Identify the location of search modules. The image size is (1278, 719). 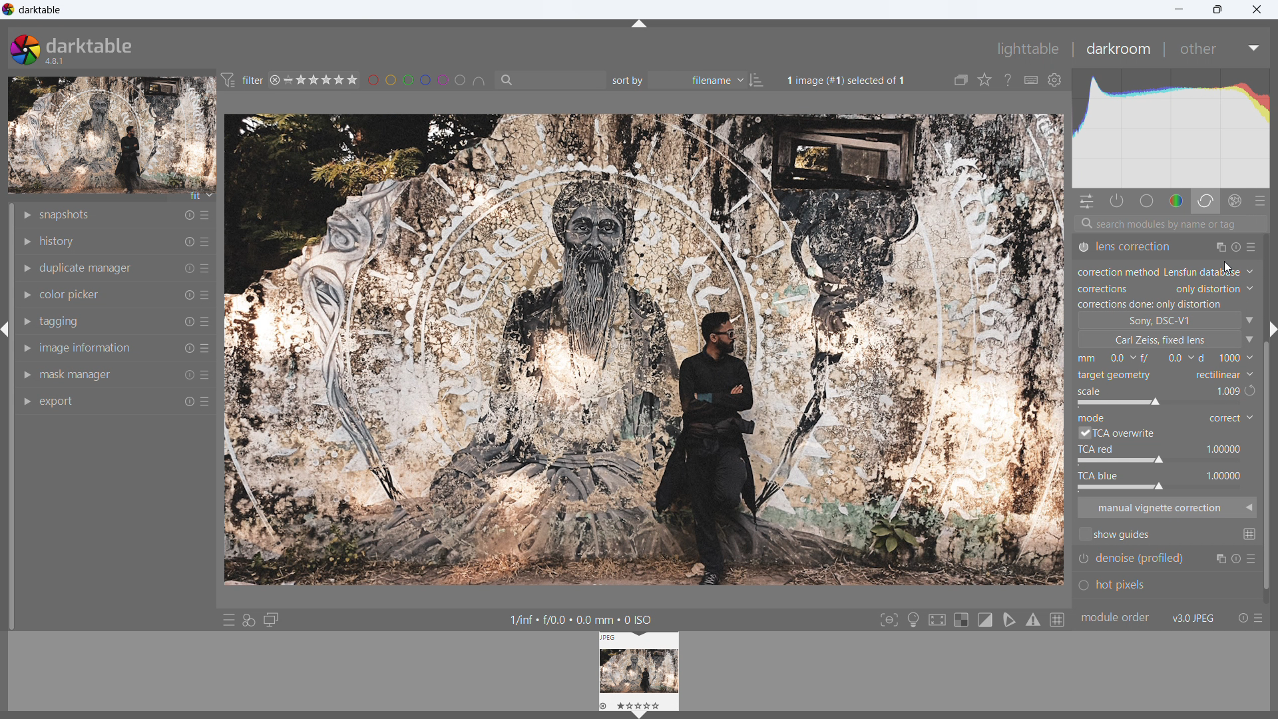
(1172, 224).